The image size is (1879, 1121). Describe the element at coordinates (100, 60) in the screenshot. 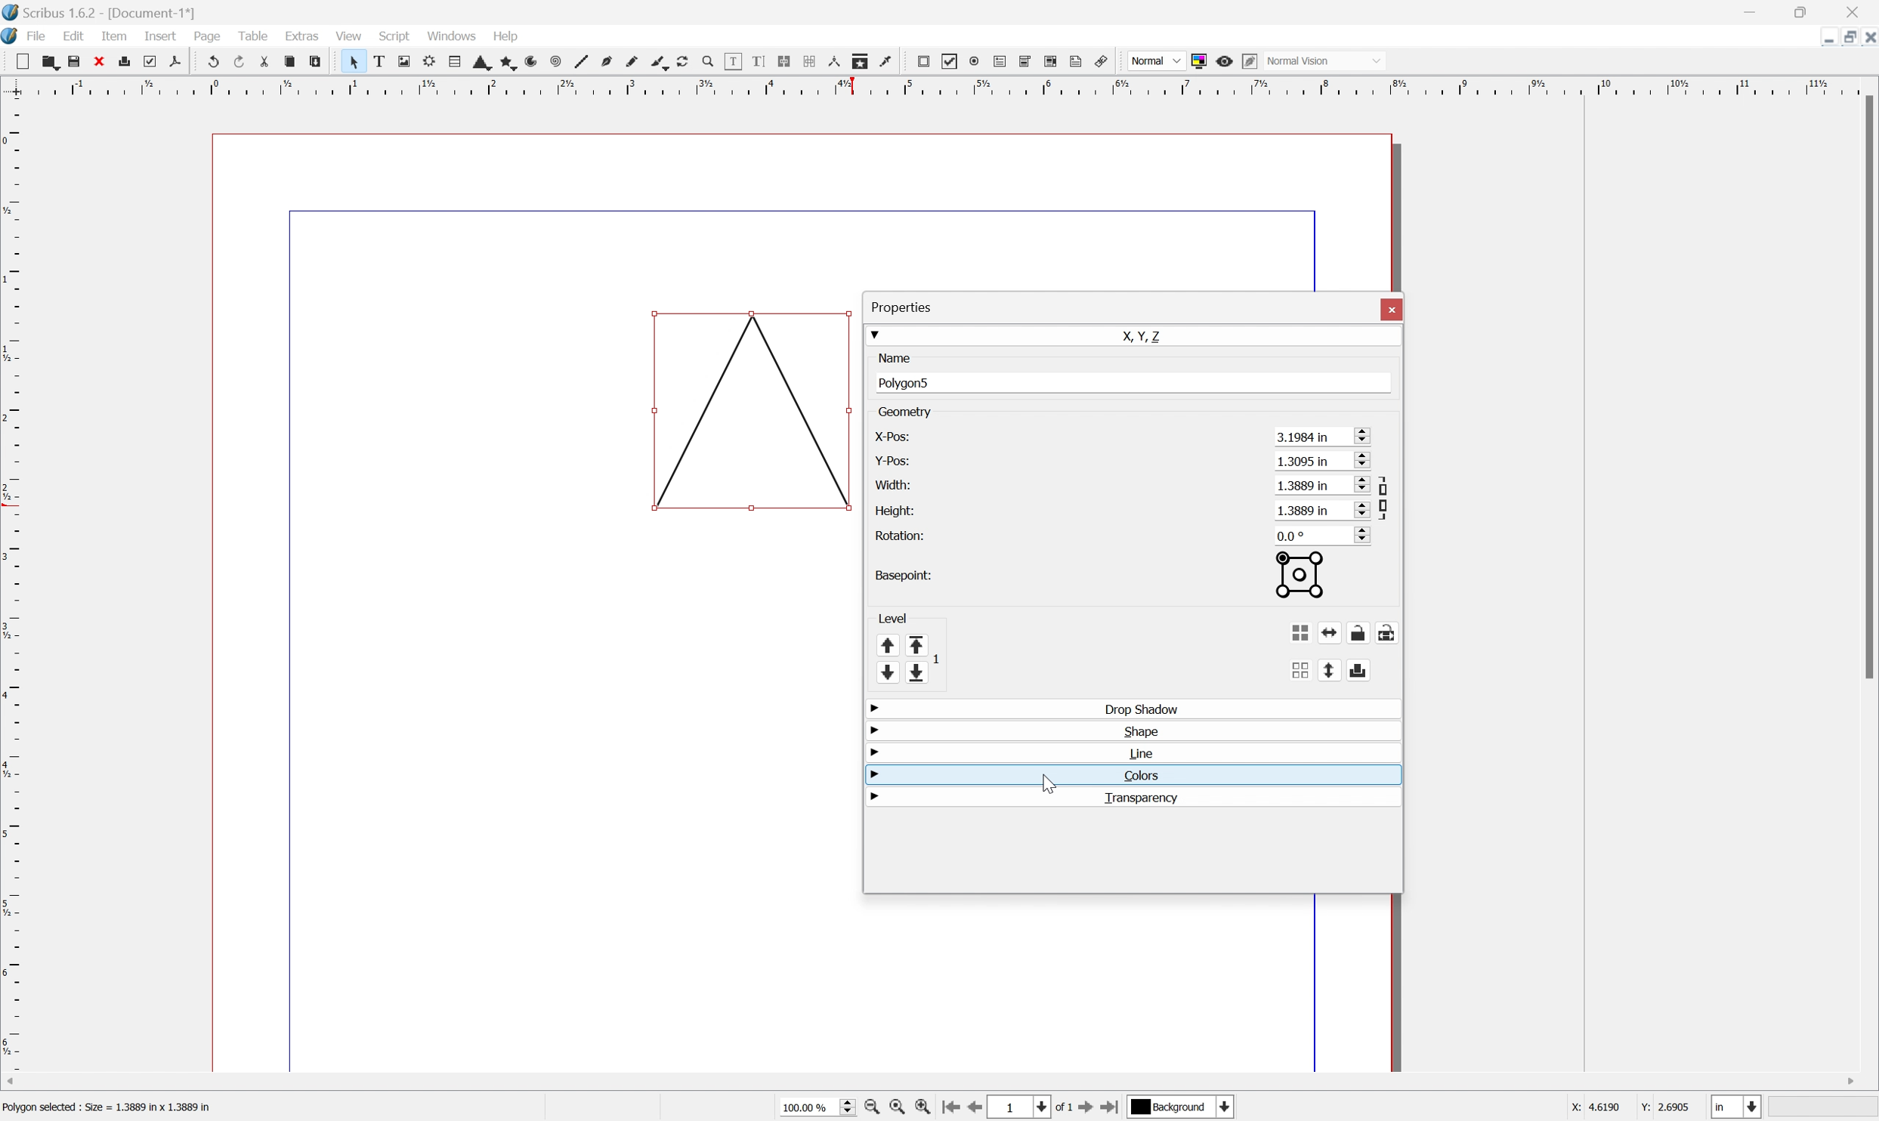

I see `Close` at that location.